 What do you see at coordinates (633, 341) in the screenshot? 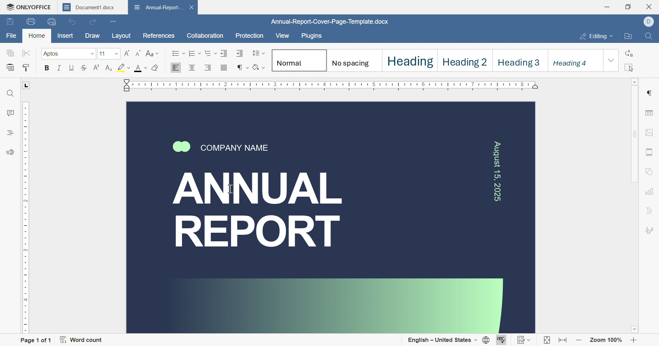
I see `zoom in` at bounding box center [633, 341].